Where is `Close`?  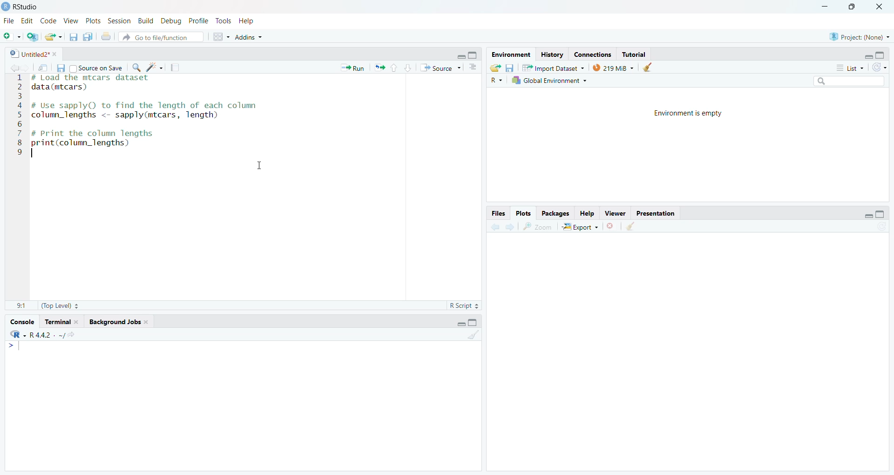 Close is located at coordinates (881, 7).